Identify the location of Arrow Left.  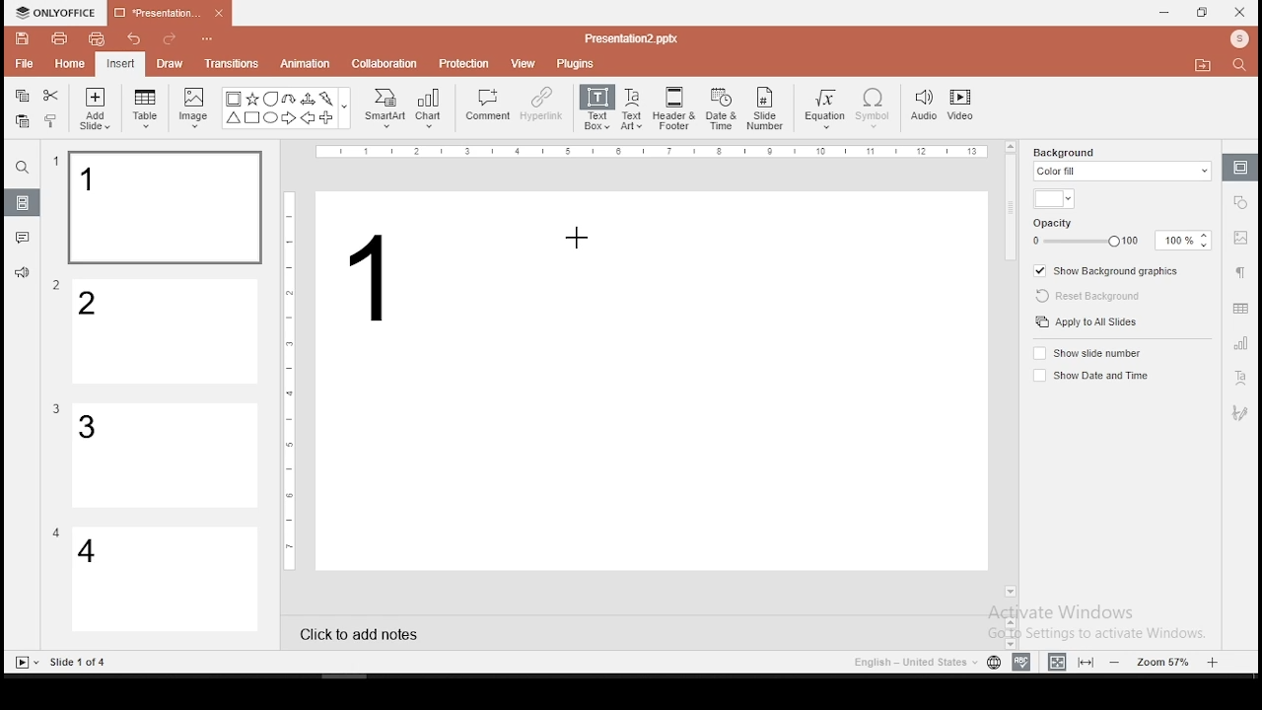
(308, 118).